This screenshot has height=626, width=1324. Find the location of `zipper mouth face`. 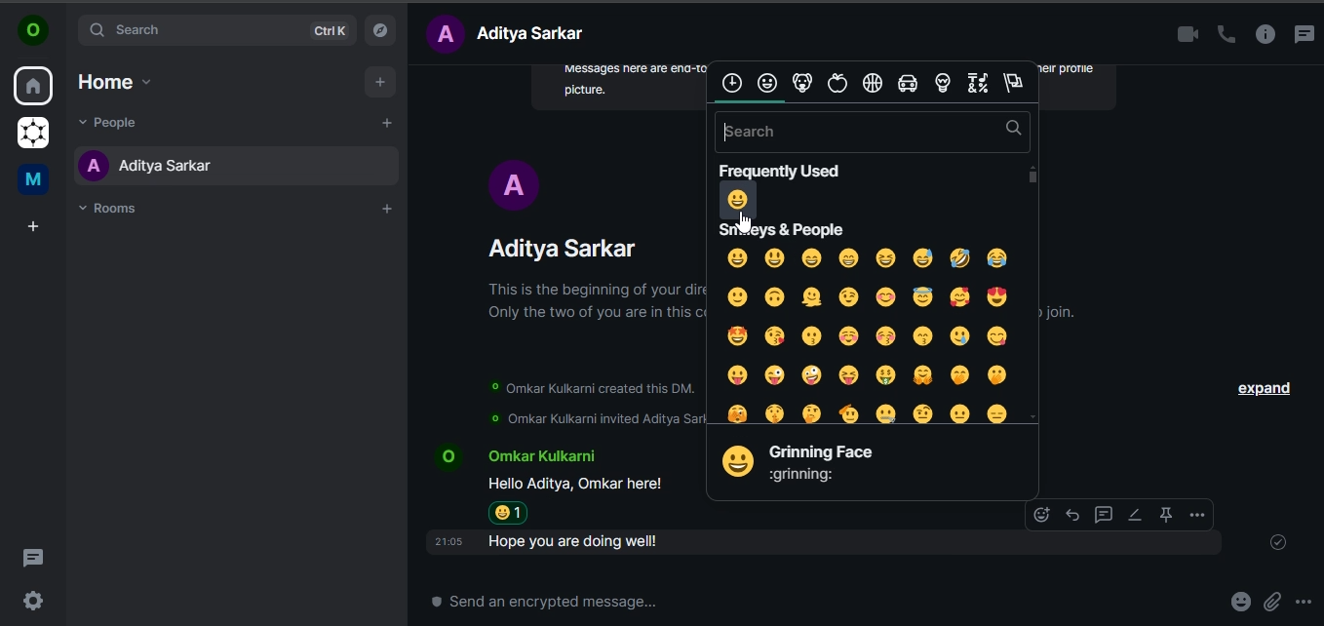

zipper mouth face is located at coordinates (886, 414).